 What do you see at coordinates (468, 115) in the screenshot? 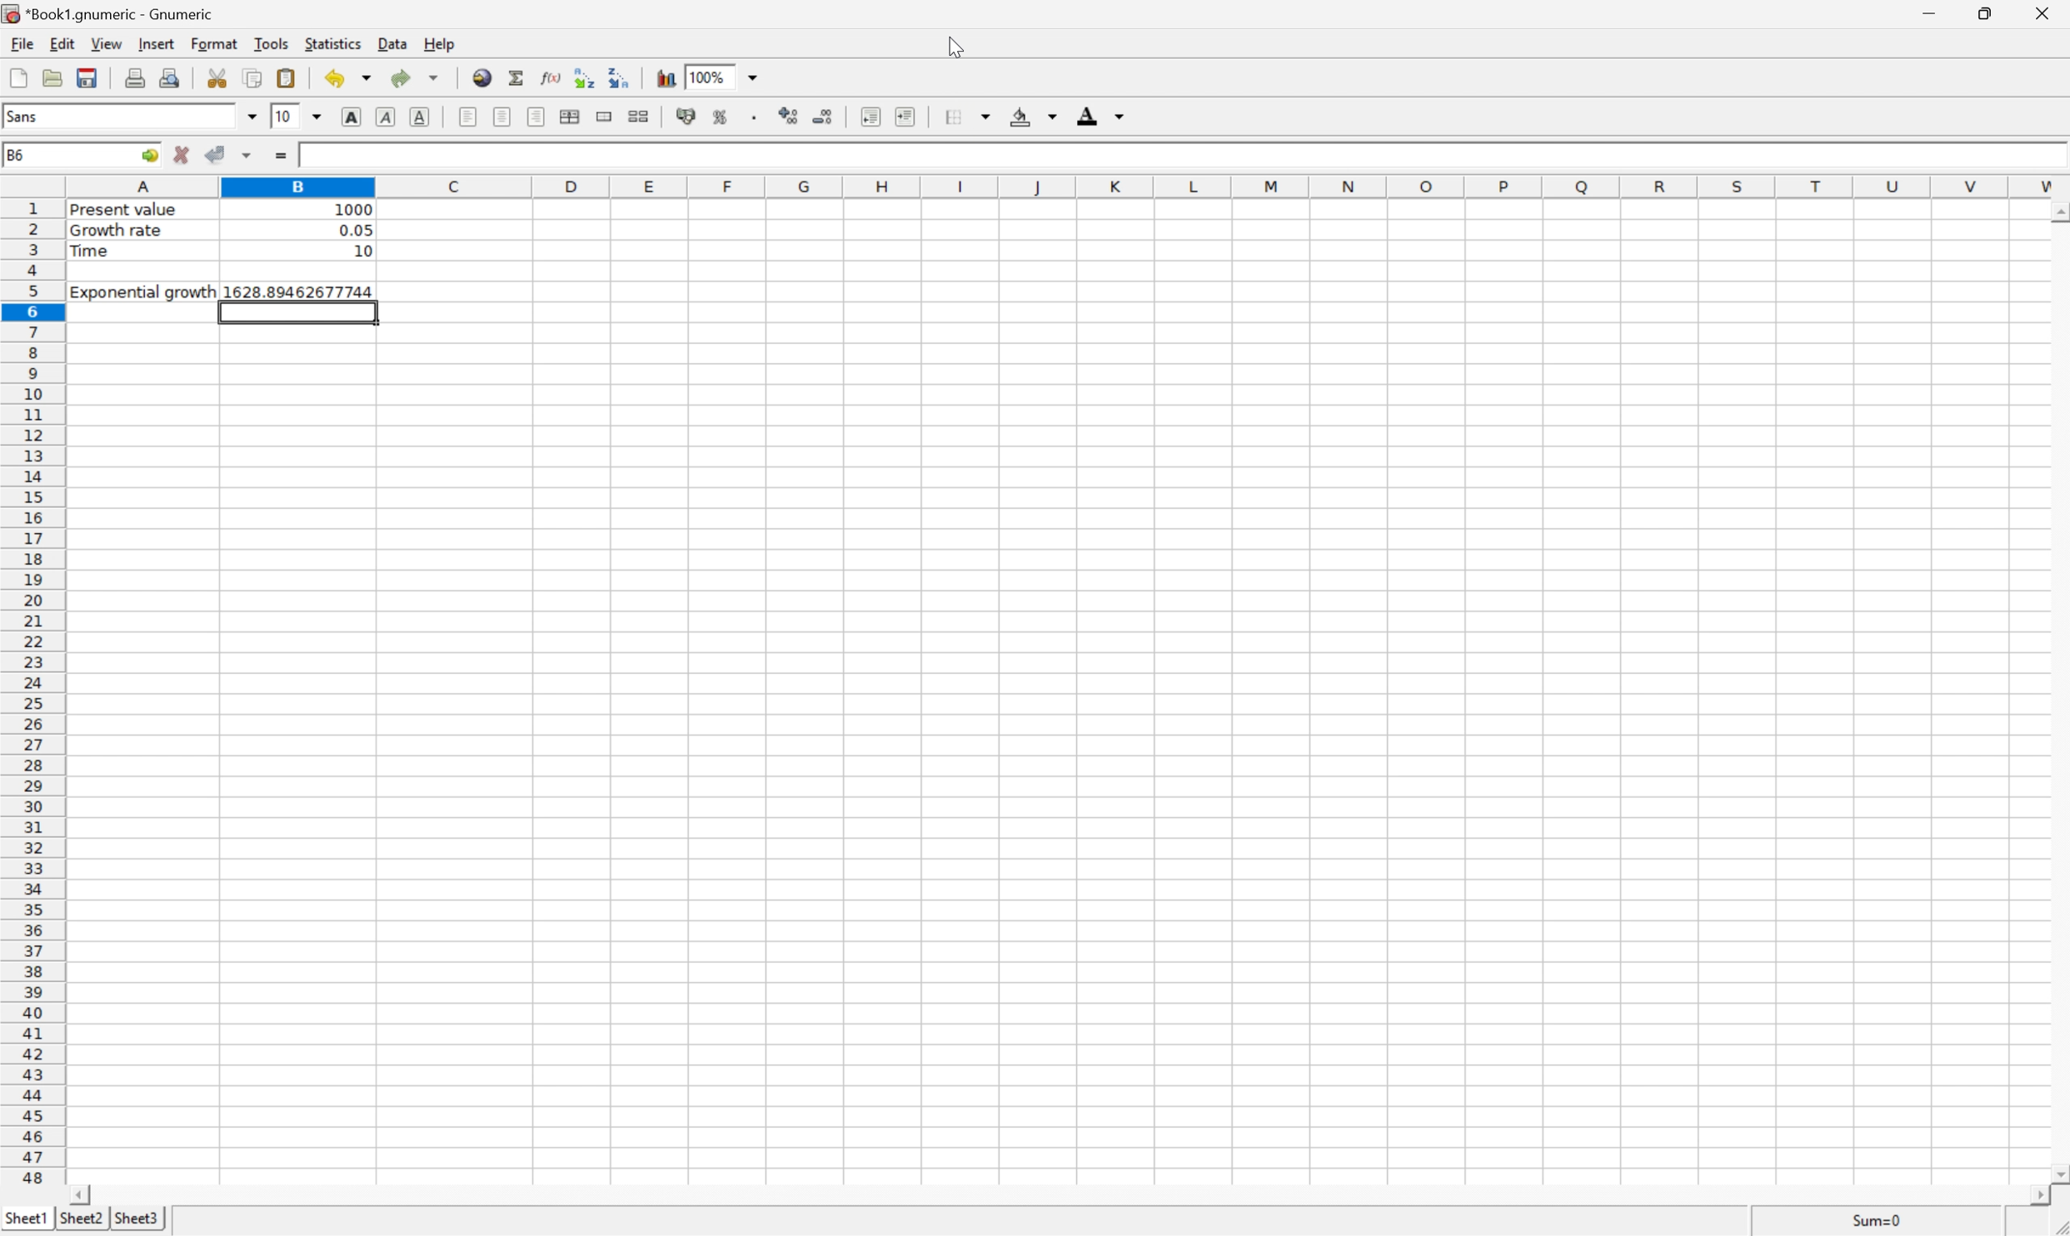
I see `Align Left` at bounding box center [468, 115].